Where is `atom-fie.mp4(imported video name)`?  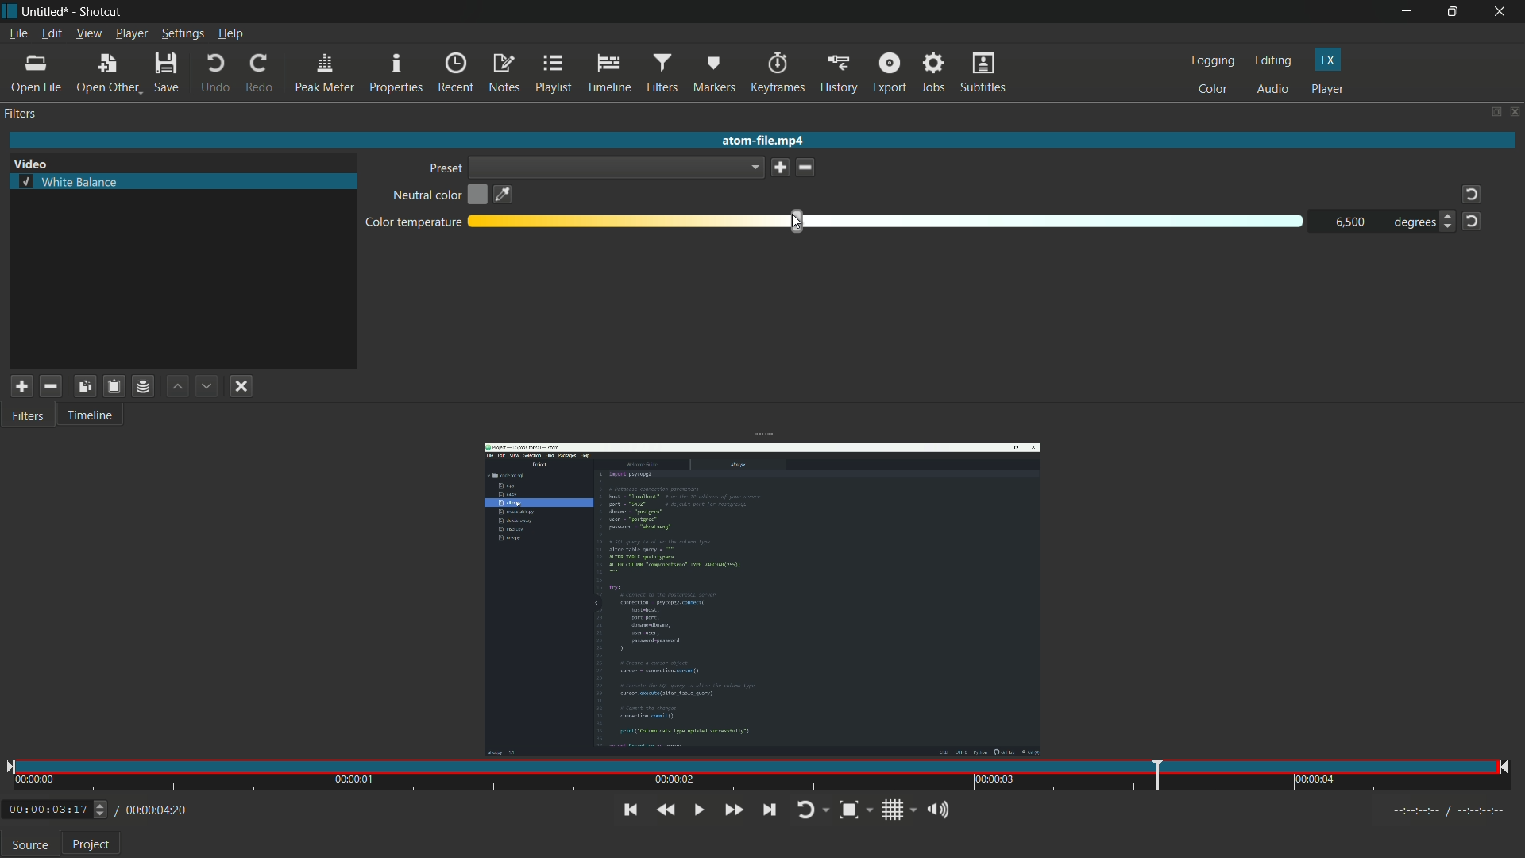 atom-fie.mp4(imported video name) is located at coordinates (759, 141).